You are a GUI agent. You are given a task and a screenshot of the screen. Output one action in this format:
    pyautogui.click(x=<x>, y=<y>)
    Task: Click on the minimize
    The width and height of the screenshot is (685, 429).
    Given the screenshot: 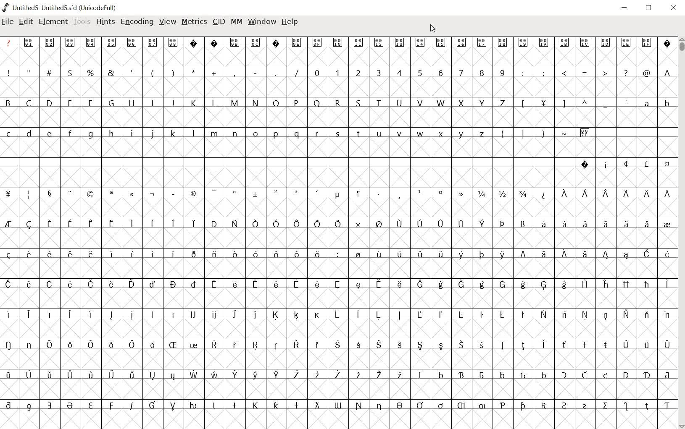 What is the action you would take?
    pyautogui.click(x=626, y=8)
    